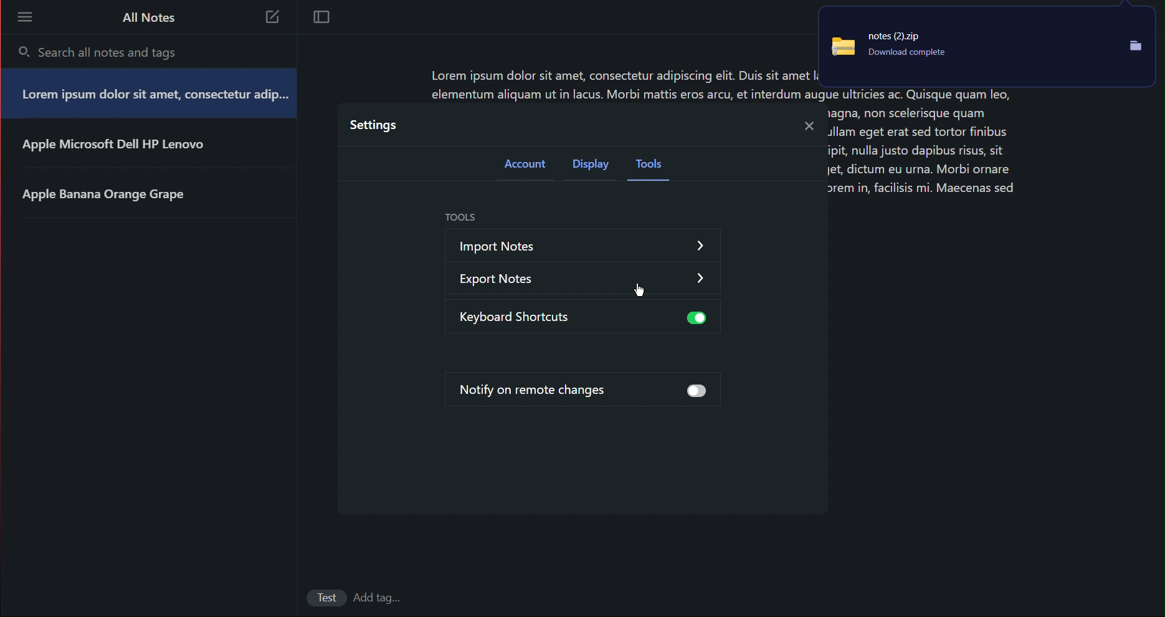 The width and height of the screenshot is (1165, 617). I want to click on add Tags, so click(384, 598).